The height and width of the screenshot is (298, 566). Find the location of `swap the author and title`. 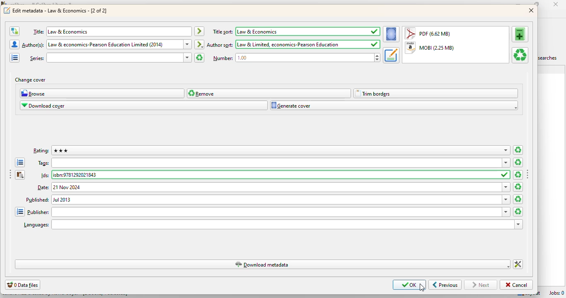

swap the author and title is located at coordinates (14, 31).